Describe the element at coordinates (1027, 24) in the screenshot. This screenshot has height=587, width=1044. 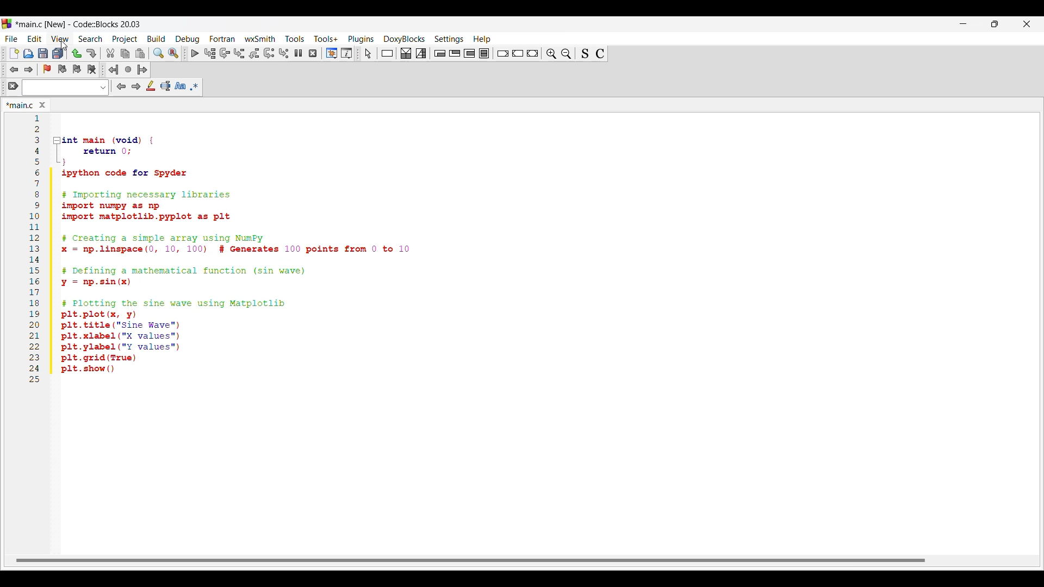
I see `Close interface` at that location.